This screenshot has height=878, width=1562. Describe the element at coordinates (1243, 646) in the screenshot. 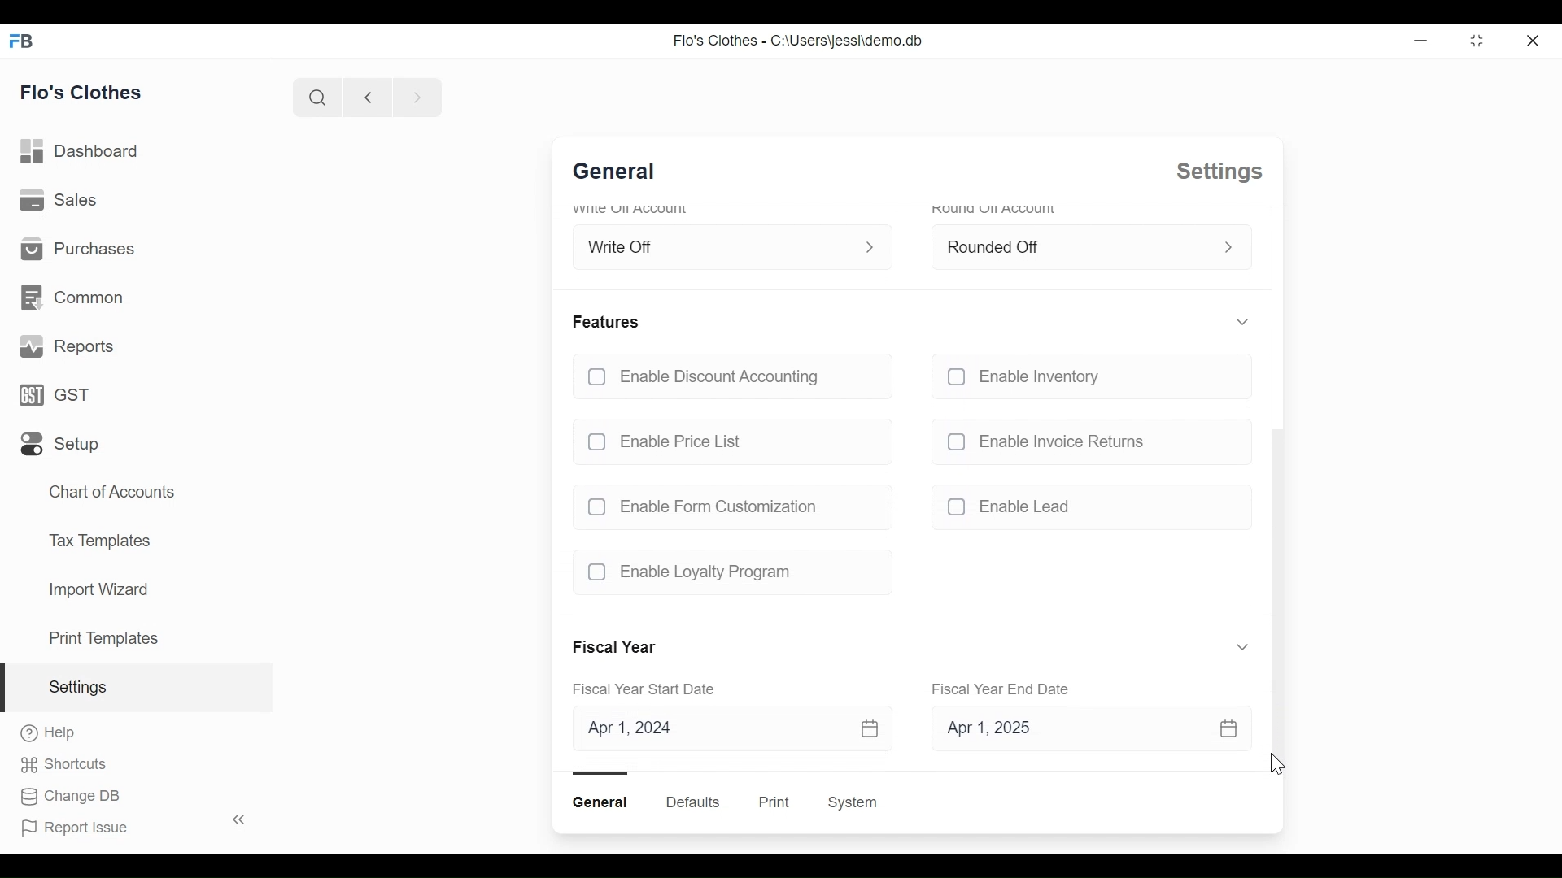

I see `Expand` at that location.